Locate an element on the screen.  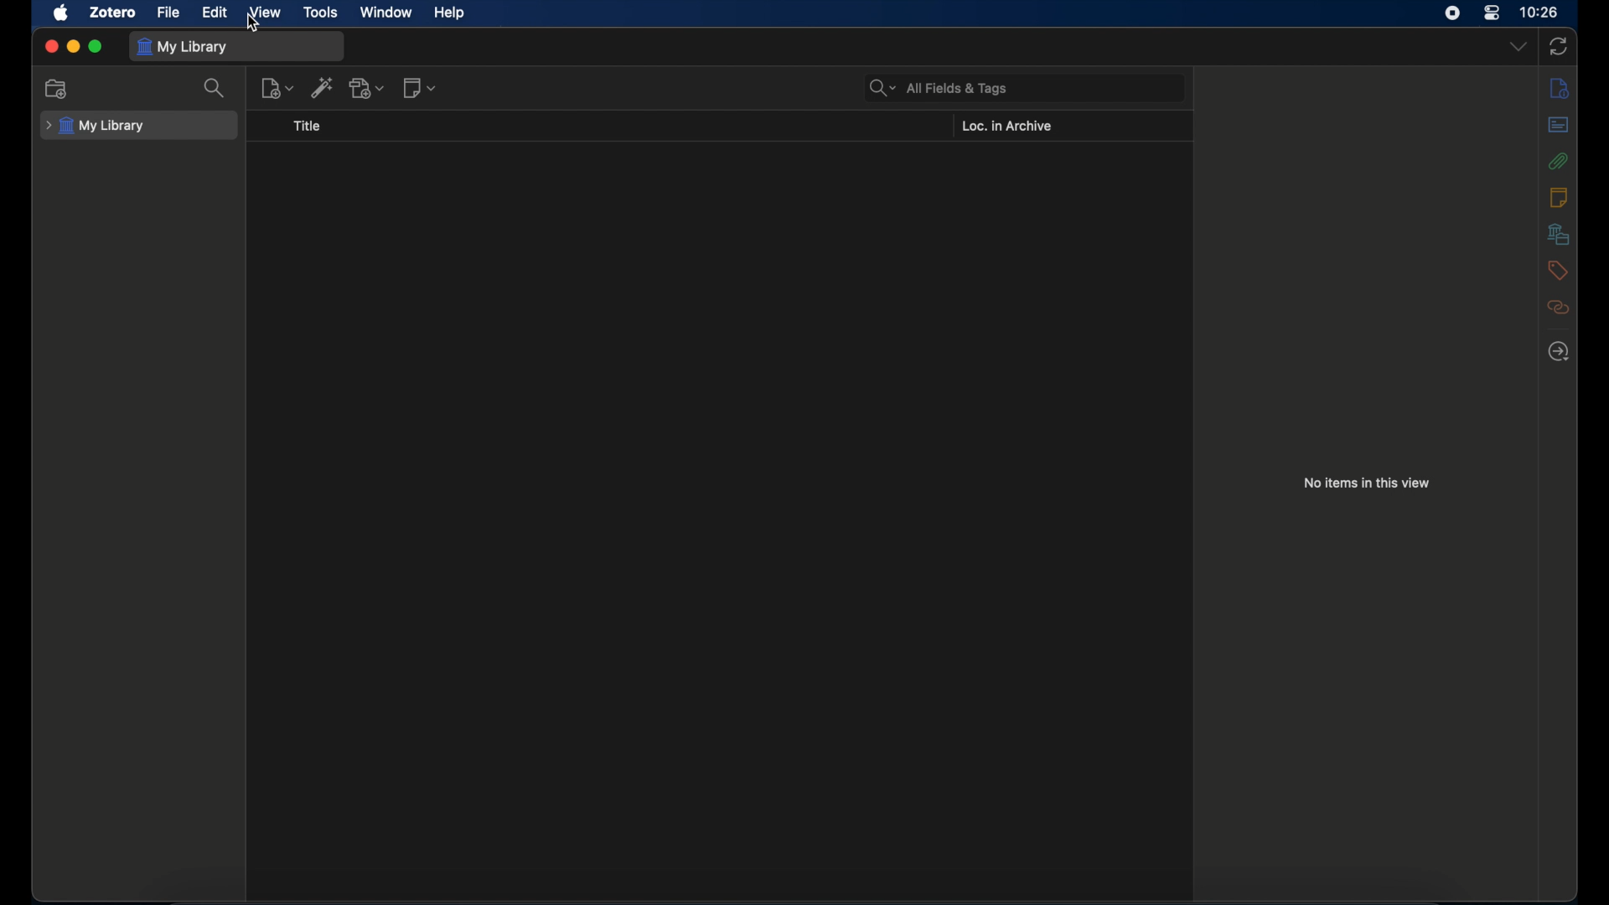
no items in this view is located at coordinates (1368, 483).